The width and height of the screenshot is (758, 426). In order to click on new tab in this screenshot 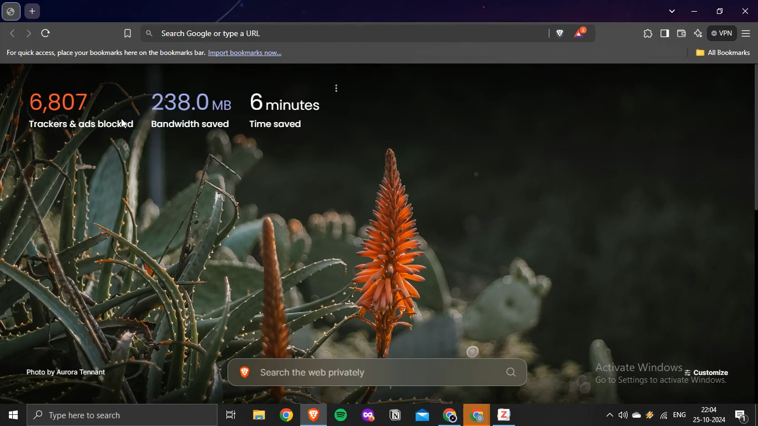, I will do `click(34, 9)`.